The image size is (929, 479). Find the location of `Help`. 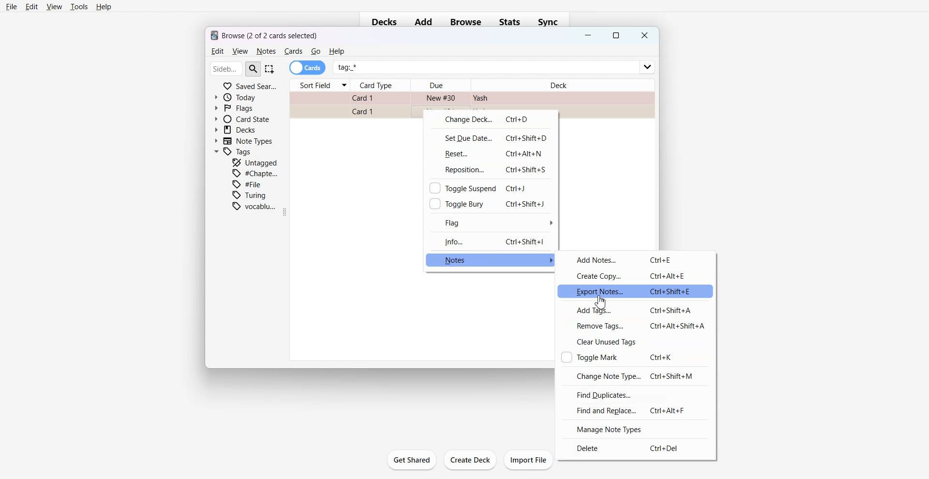

Help is located at coordinates (104, 7).